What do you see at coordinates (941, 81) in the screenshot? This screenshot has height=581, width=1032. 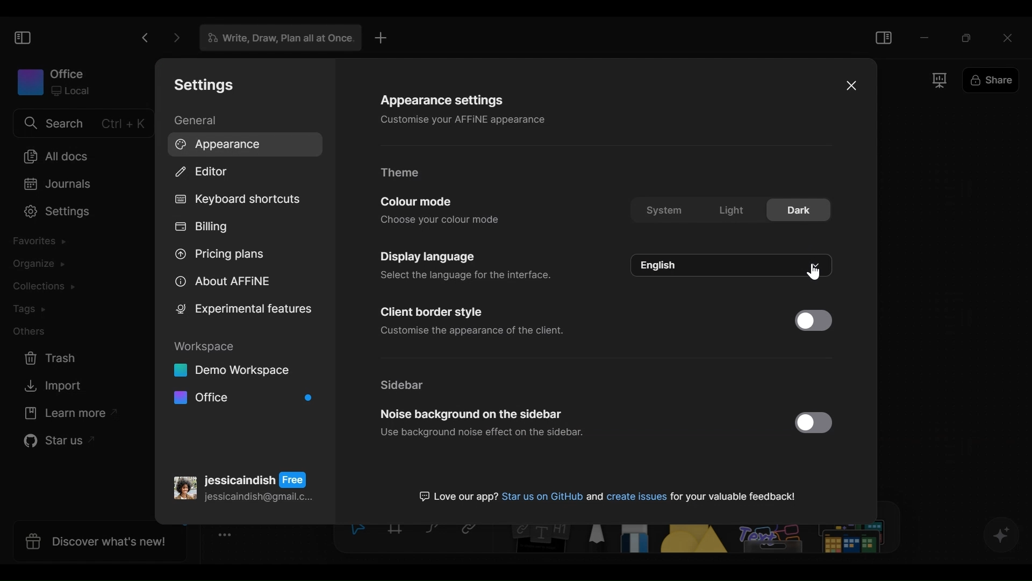 I see `Frame` at bounding box center [941, 81].